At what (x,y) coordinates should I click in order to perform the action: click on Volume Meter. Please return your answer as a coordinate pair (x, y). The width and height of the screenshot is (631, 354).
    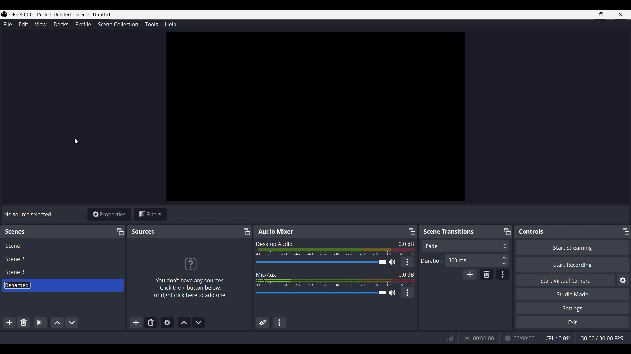
    Looking at the image, I should click on (337, 252).